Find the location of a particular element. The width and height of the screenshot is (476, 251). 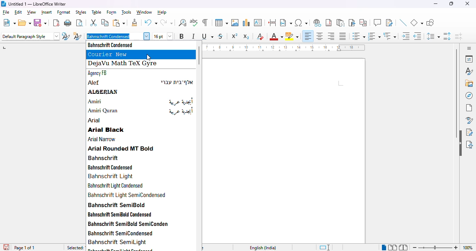

strikethrough is located at coordinates (221, 36).